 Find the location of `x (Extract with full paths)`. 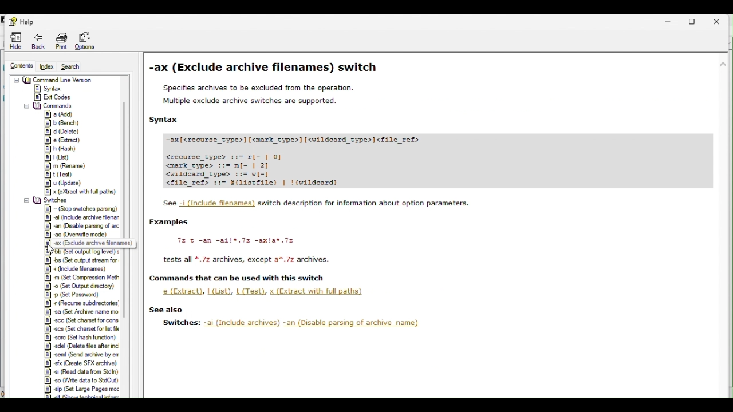

x (Extract with full paths) is located at coordinates (318, 292).